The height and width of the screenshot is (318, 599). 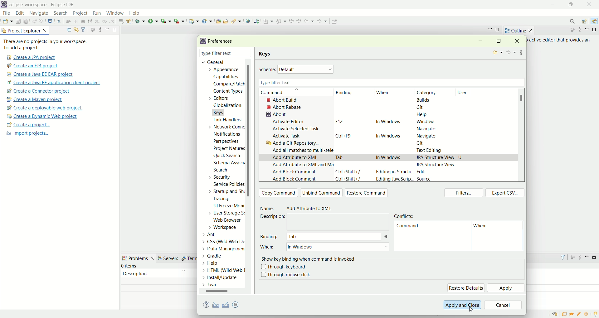 What do you see at coordinates (595, 30) in the screenshot?
I see `maximize` at bounding box center [595, 30].